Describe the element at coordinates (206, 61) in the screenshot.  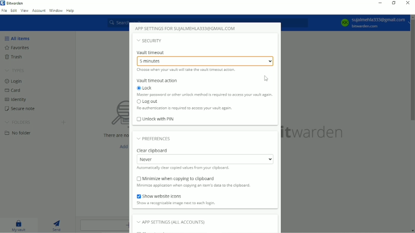
I see `5 minutes ` at that location.